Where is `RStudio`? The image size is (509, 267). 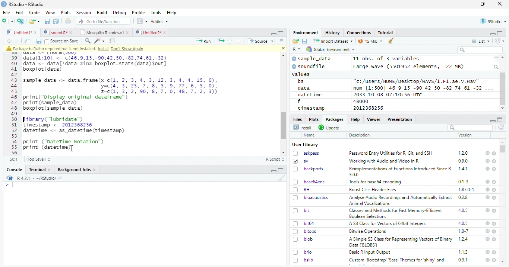 RStudio is located at coordinates (494, 22).